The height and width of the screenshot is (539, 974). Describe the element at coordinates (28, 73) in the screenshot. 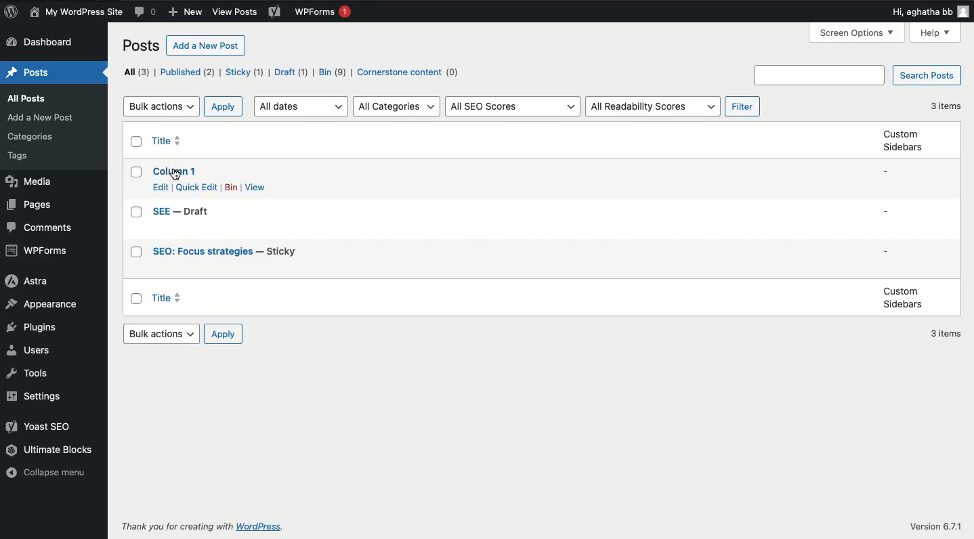

I see `Posts` at that location.